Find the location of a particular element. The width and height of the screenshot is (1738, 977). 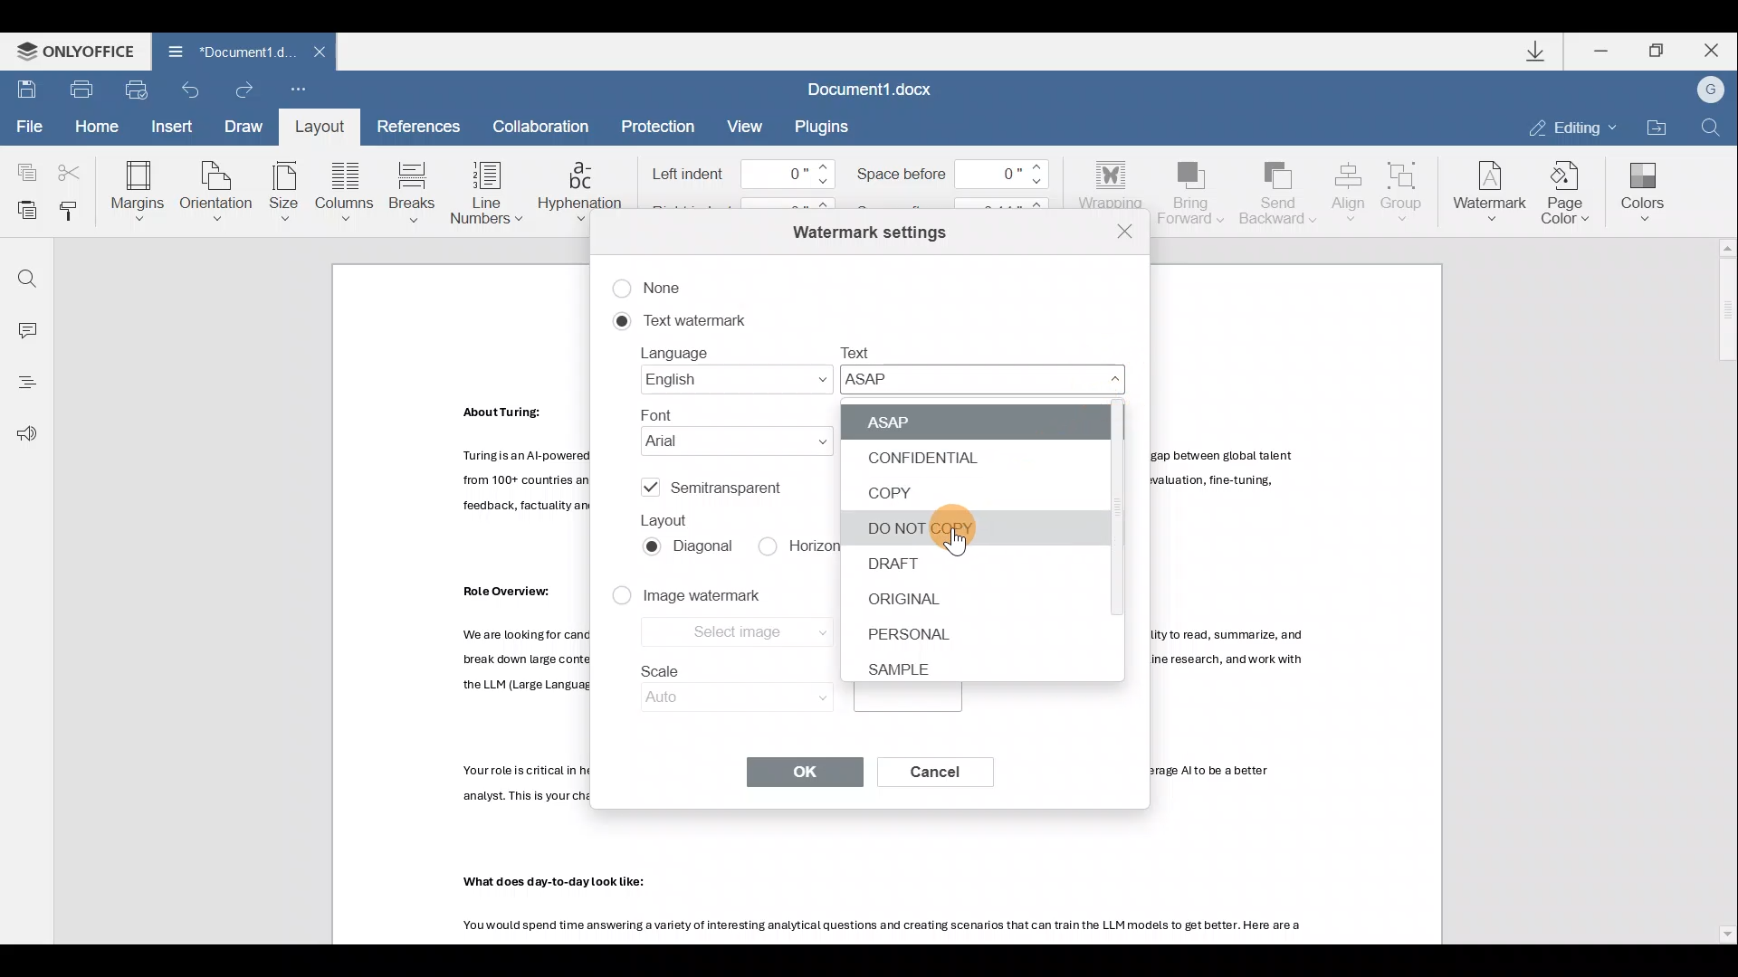

DO NOT COPY is located at coordinates (949, 526).